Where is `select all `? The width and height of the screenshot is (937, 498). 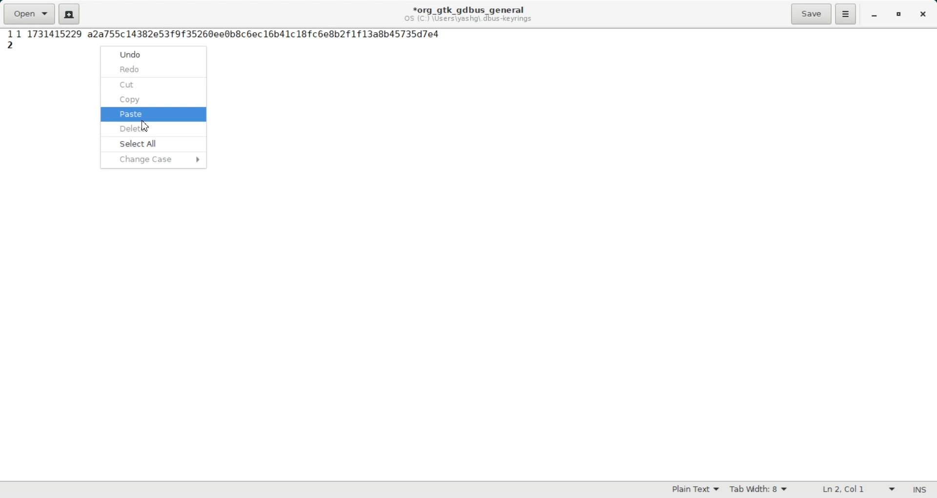 select all  is located at coordinates (153, 144).